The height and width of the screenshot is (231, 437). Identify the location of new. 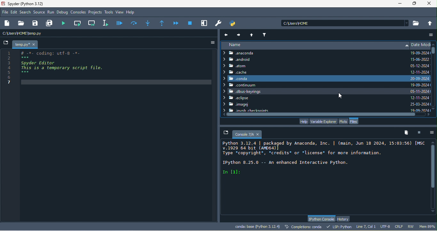
(8, 23).